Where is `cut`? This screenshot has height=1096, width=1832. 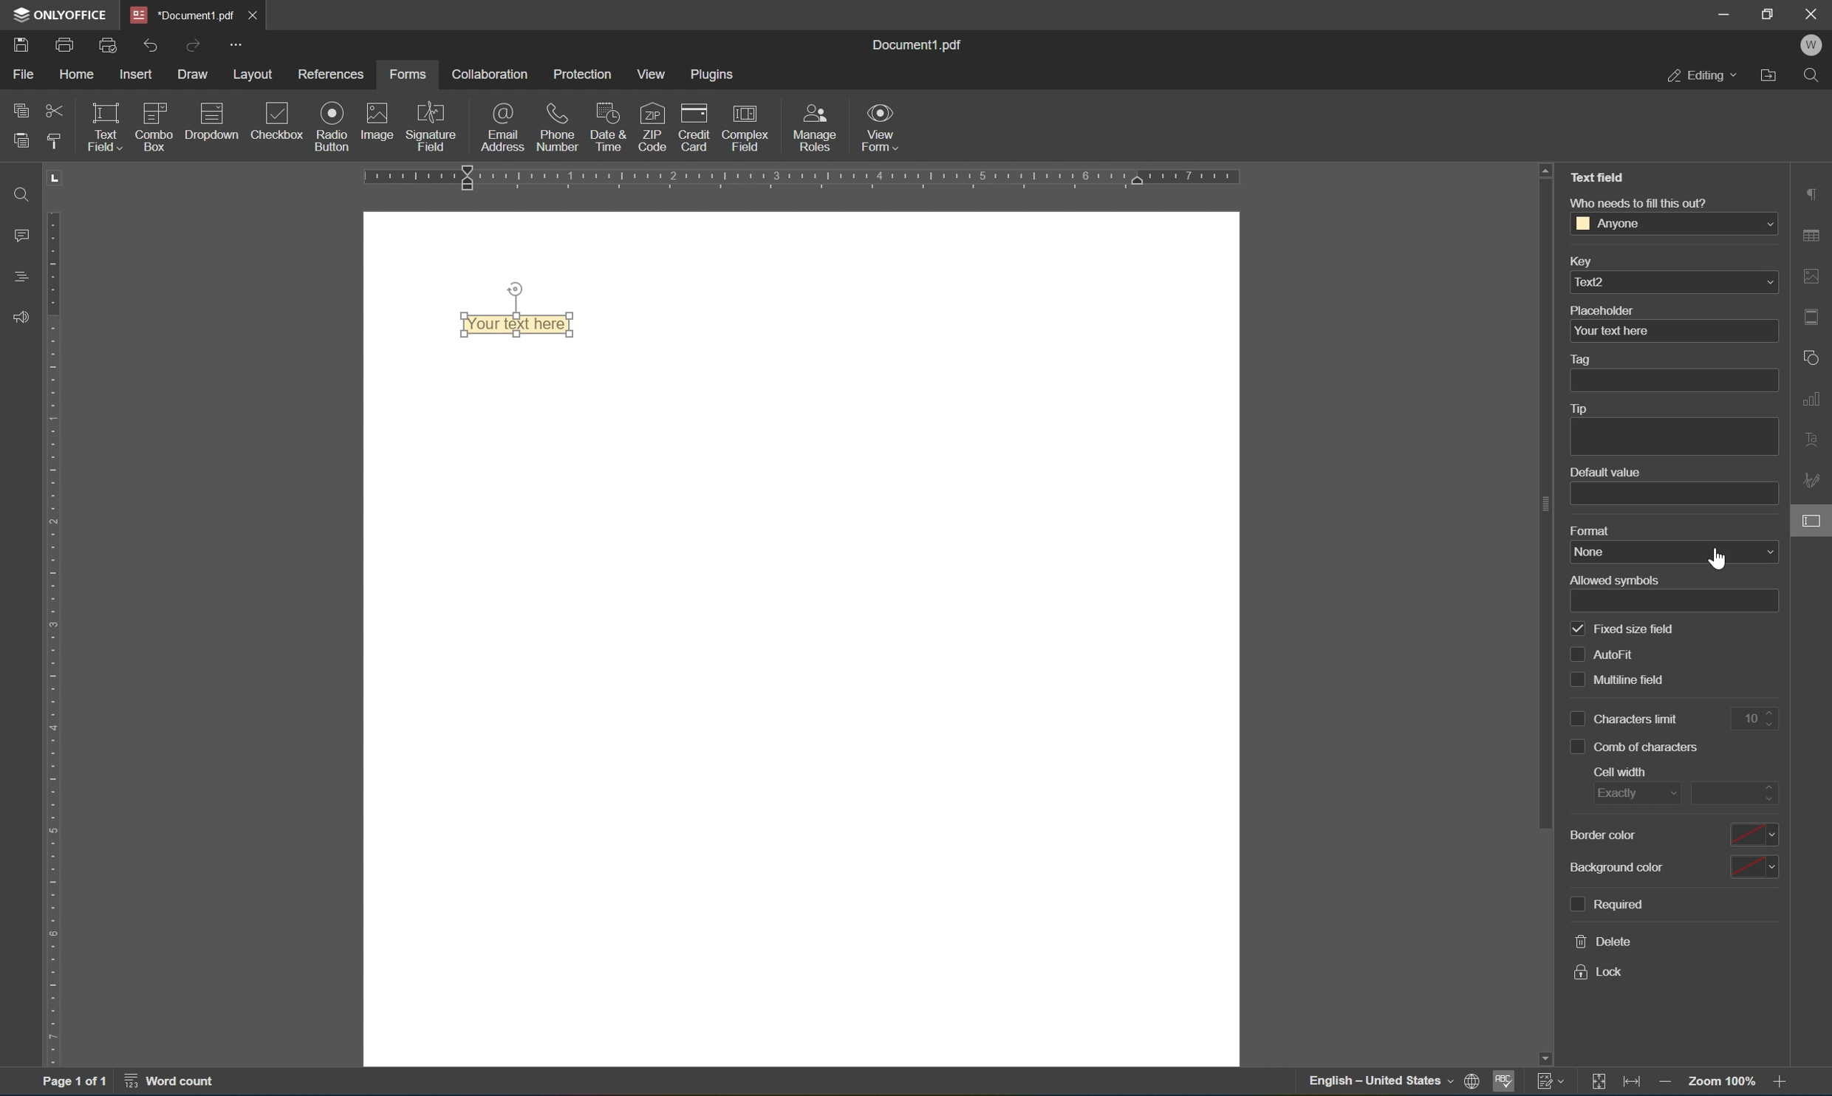 cut is located at coordinates (55, 110).